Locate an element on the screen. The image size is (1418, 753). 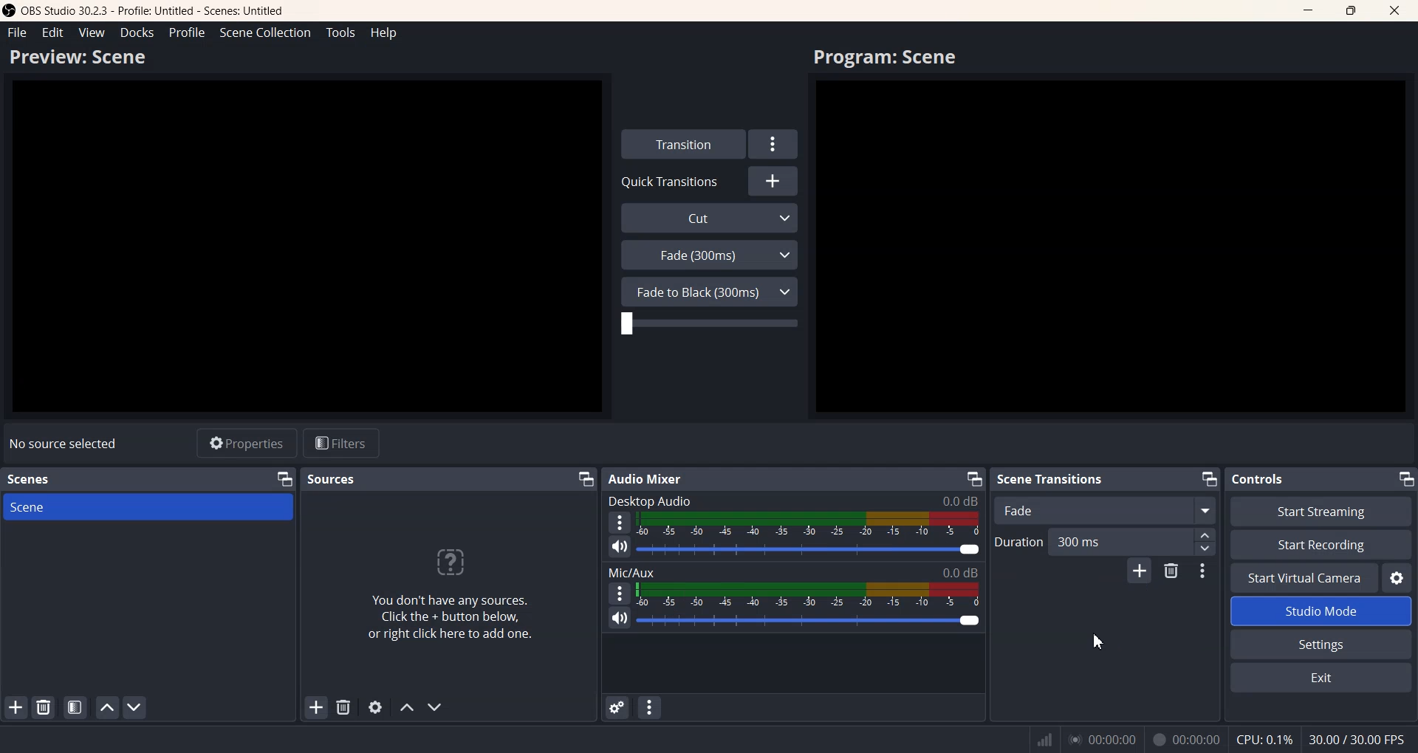
Start Streaming is located at coordinates (1321, 512).